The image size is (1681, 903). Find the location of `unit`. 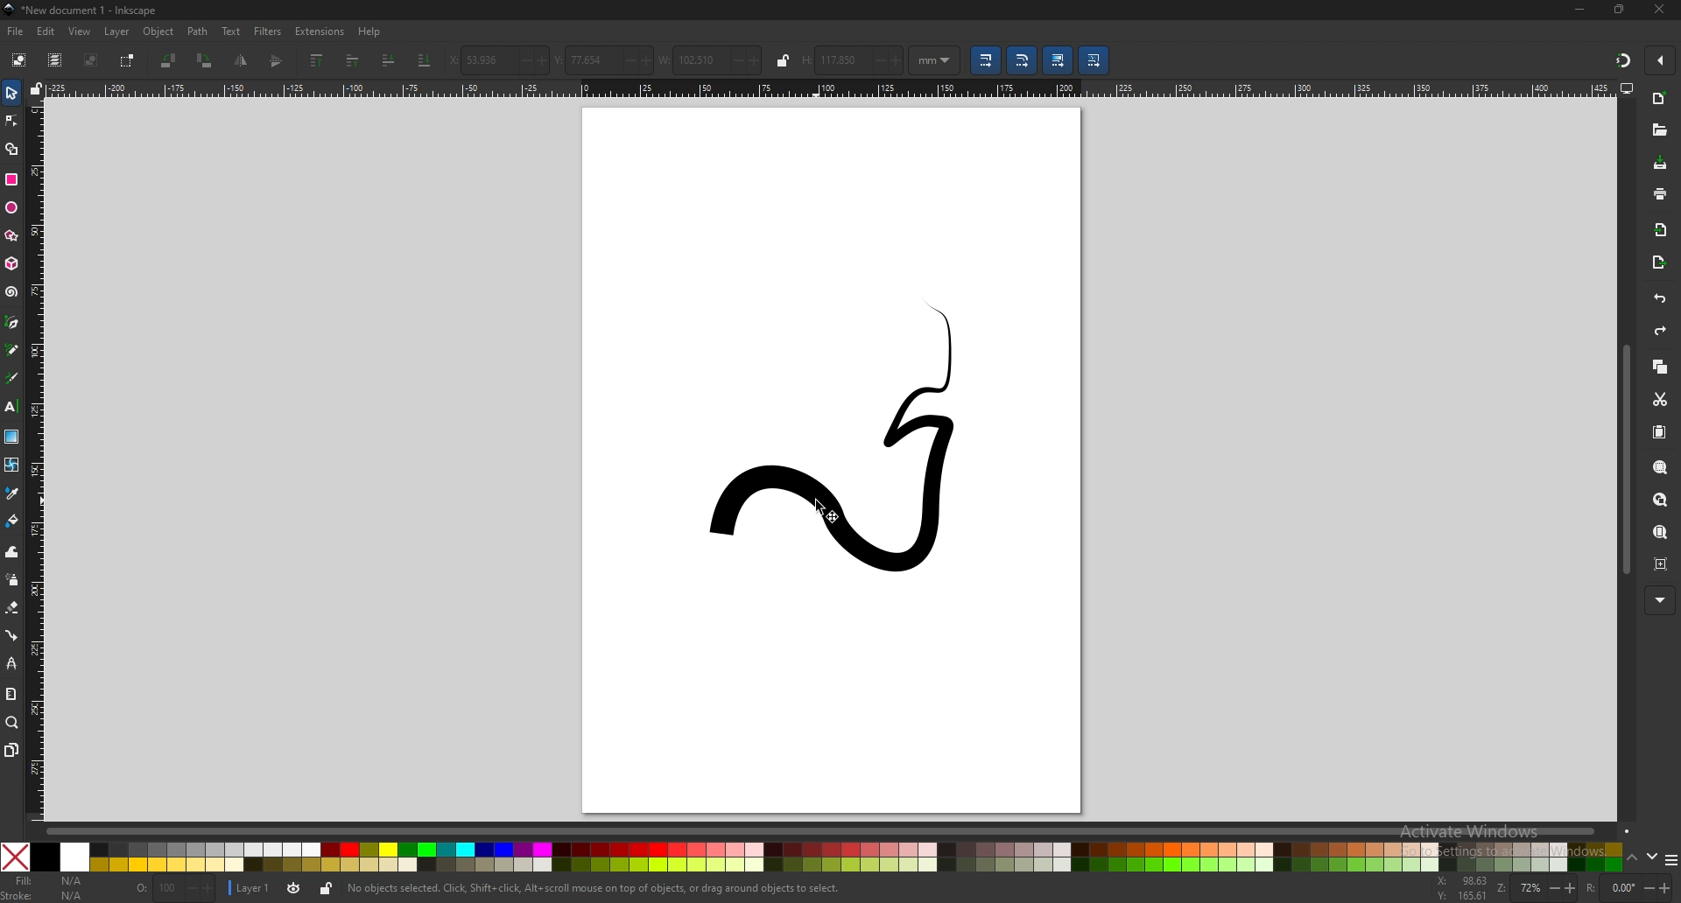

unit is located at coordinates (935, 61).